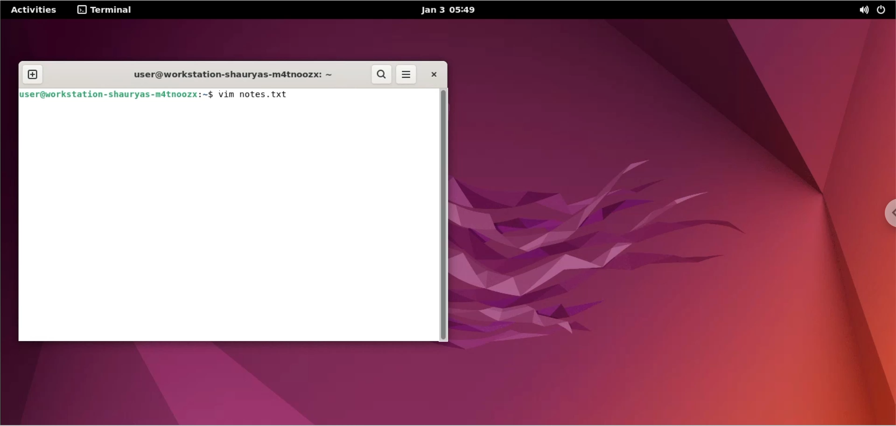 The height and width of the screenshot is (426, 896). I want to click on sound options, so click(862, 11).